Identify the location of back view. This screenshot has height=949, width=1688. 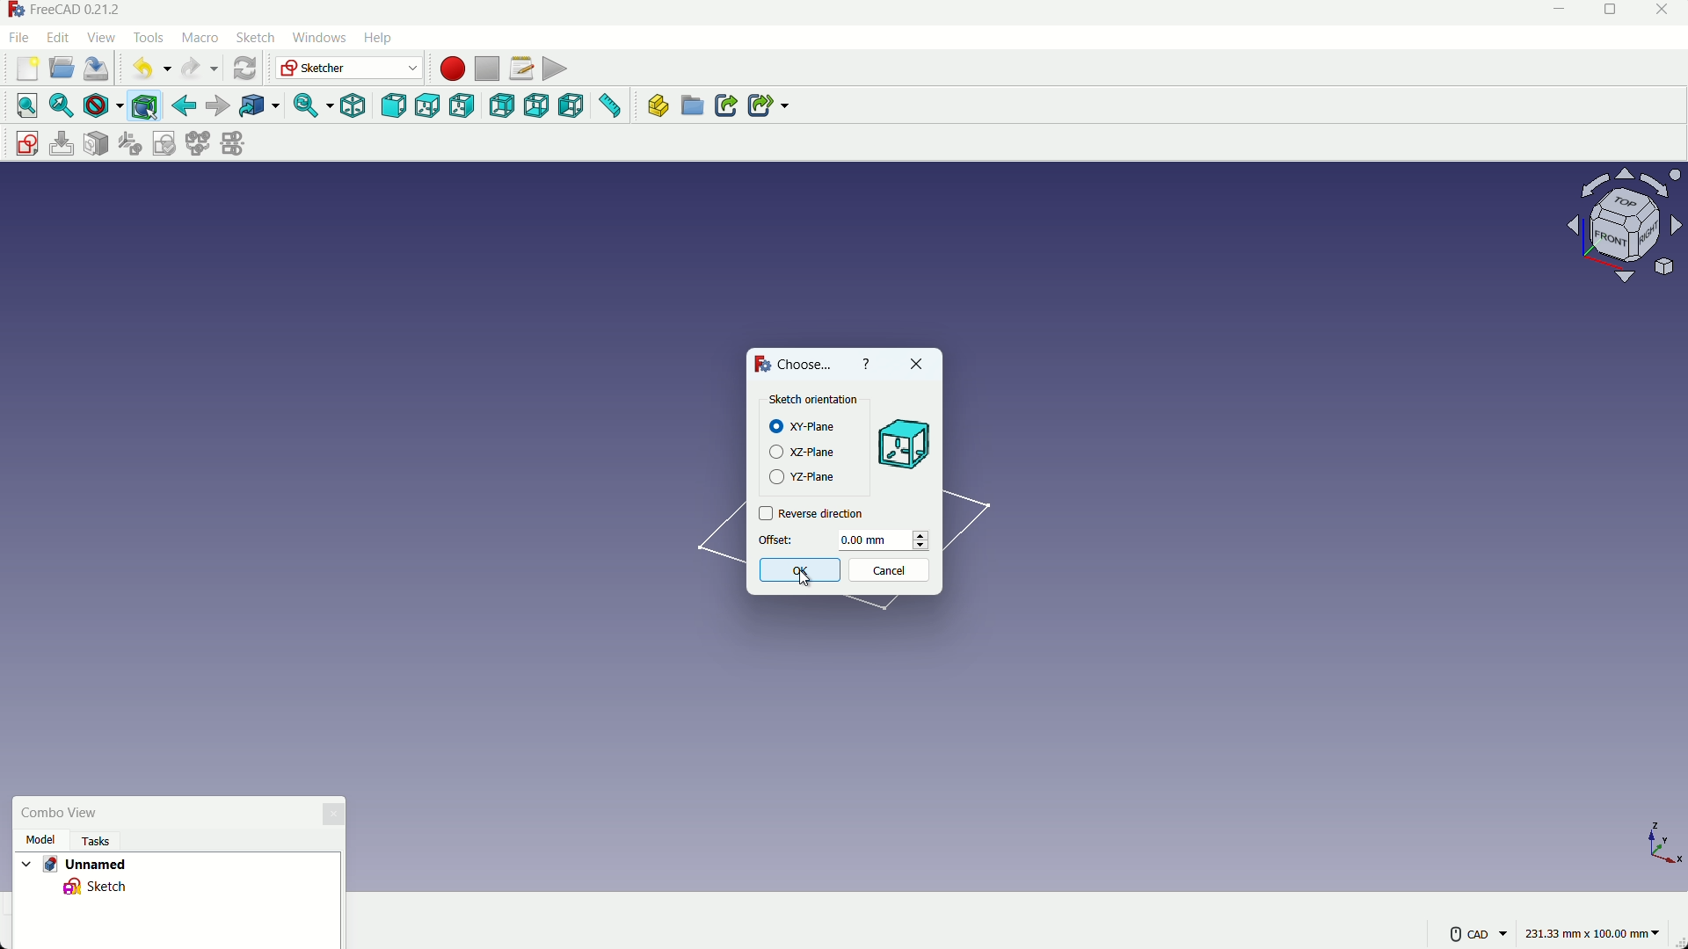
(501, 106).